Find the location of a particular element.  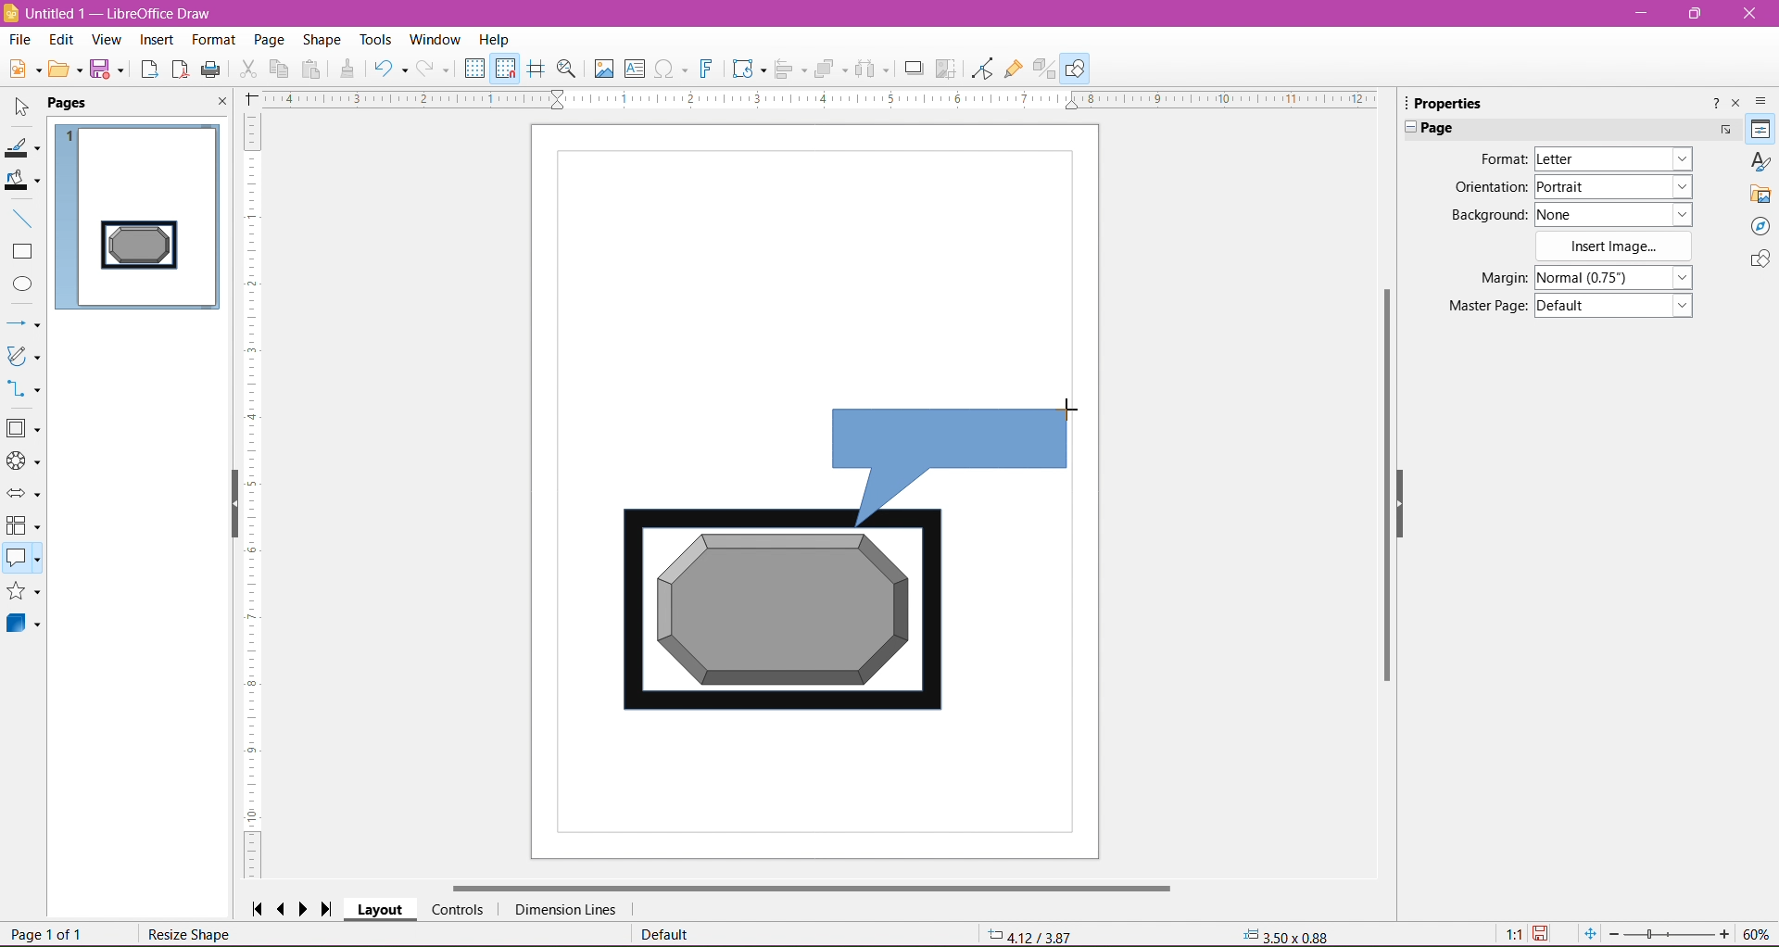

Stars amd banners is located at coordinates (24, 593).